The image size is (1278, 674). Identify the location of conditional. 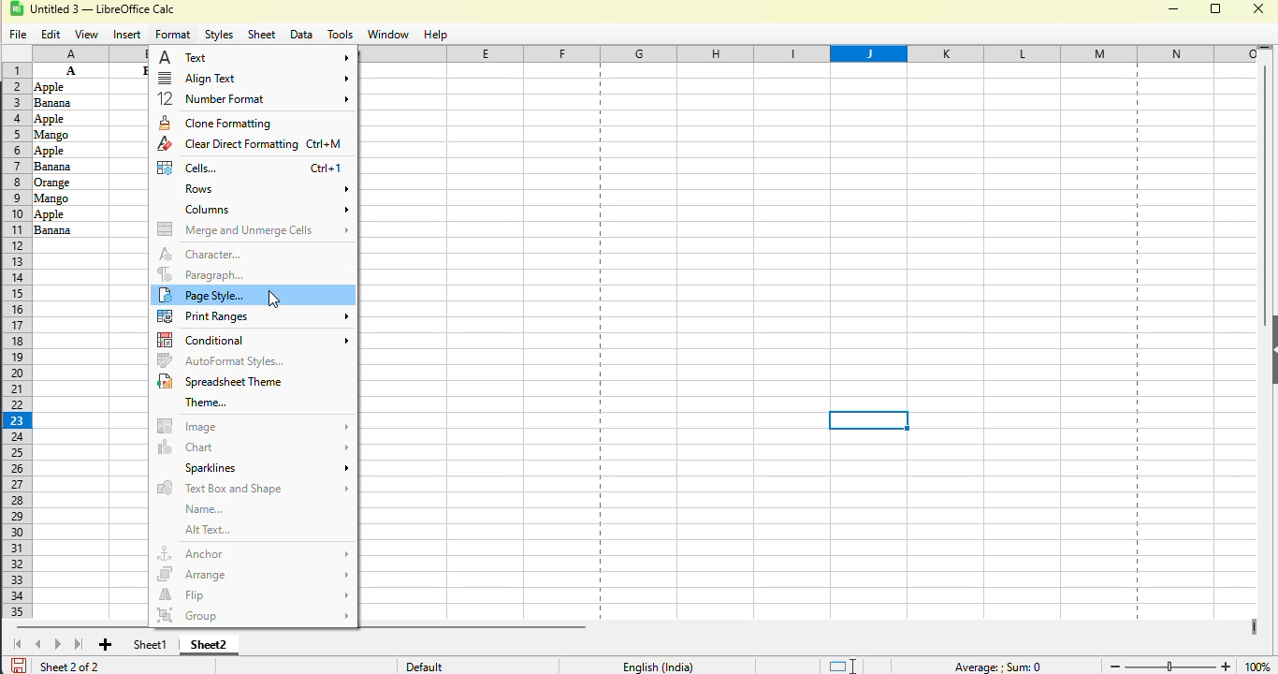
(254, 340).